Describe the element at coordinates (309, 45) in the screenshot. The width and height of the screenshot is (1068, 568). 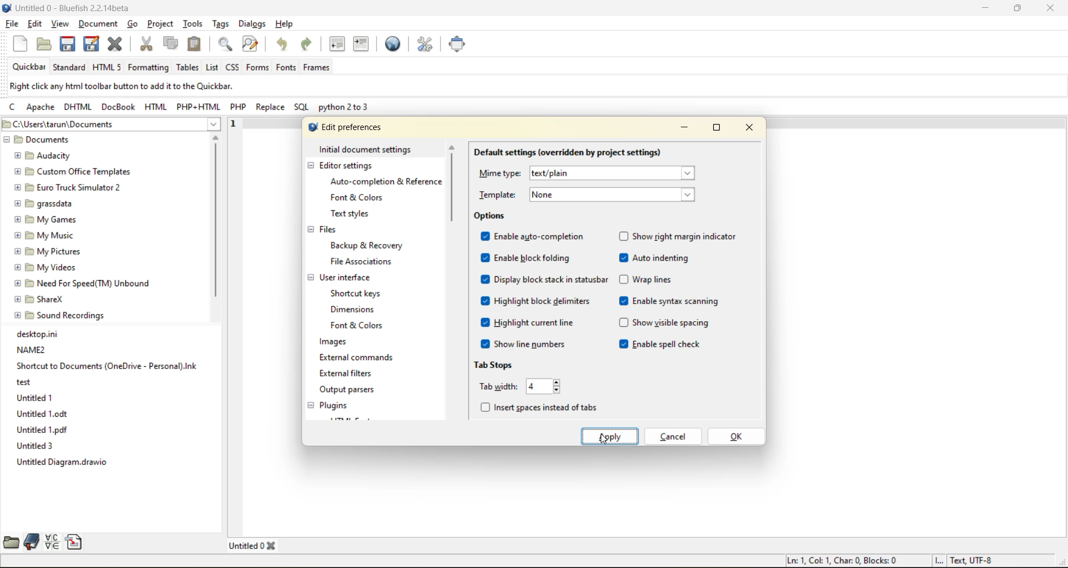
I see `redo` at that location.